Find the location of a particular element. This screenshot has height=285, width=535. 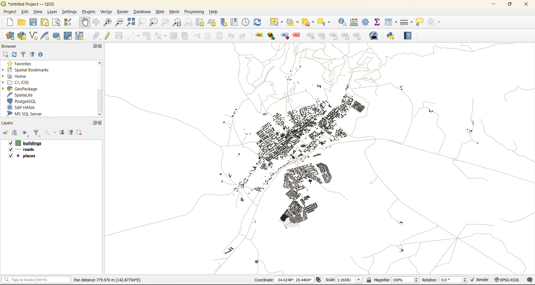

raster is located at coordinates (123, 12).